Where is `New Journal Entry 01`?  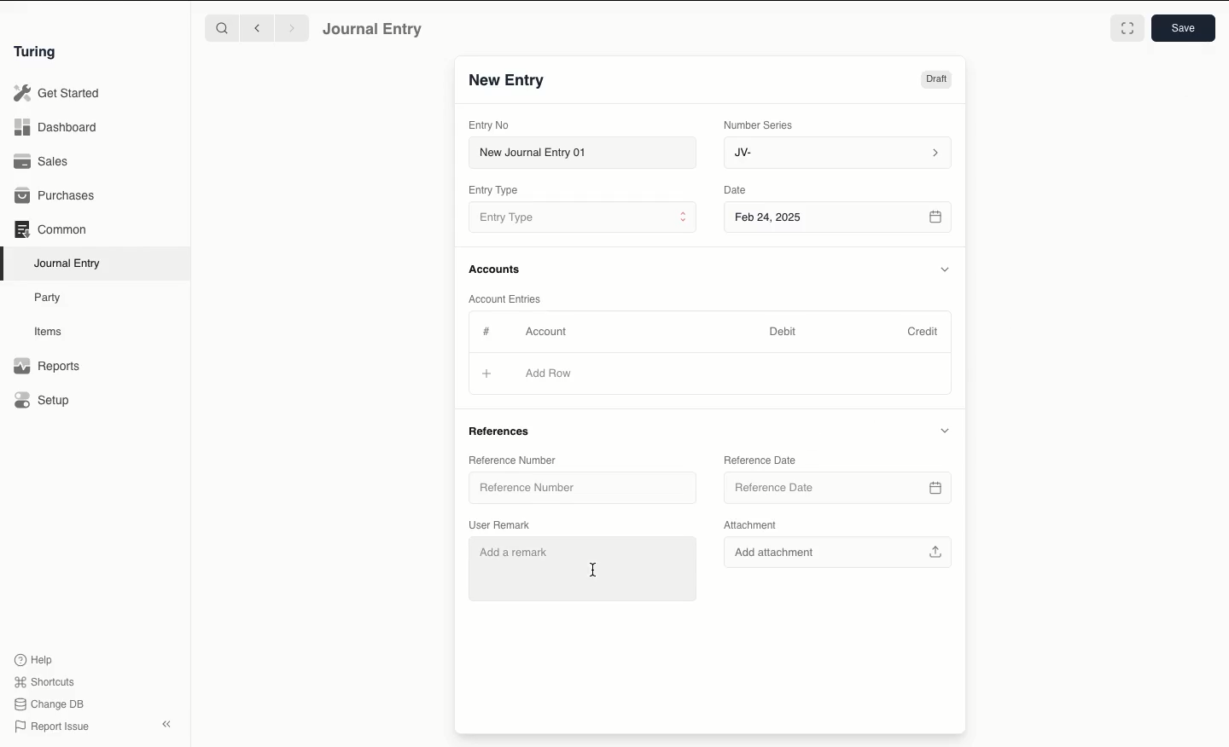 New Journal Entry 01 is located at coordinates (581, 152).